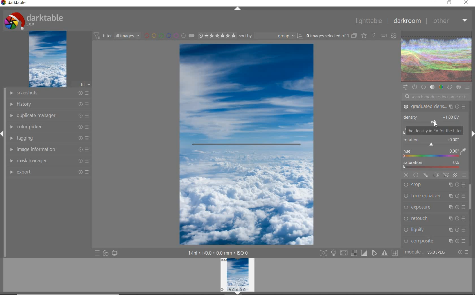 Image resolution: width=475 pixels, height=295 pixels. I want to click on SHOW ONLY ACTIVE MODULES, so click(415, 87).